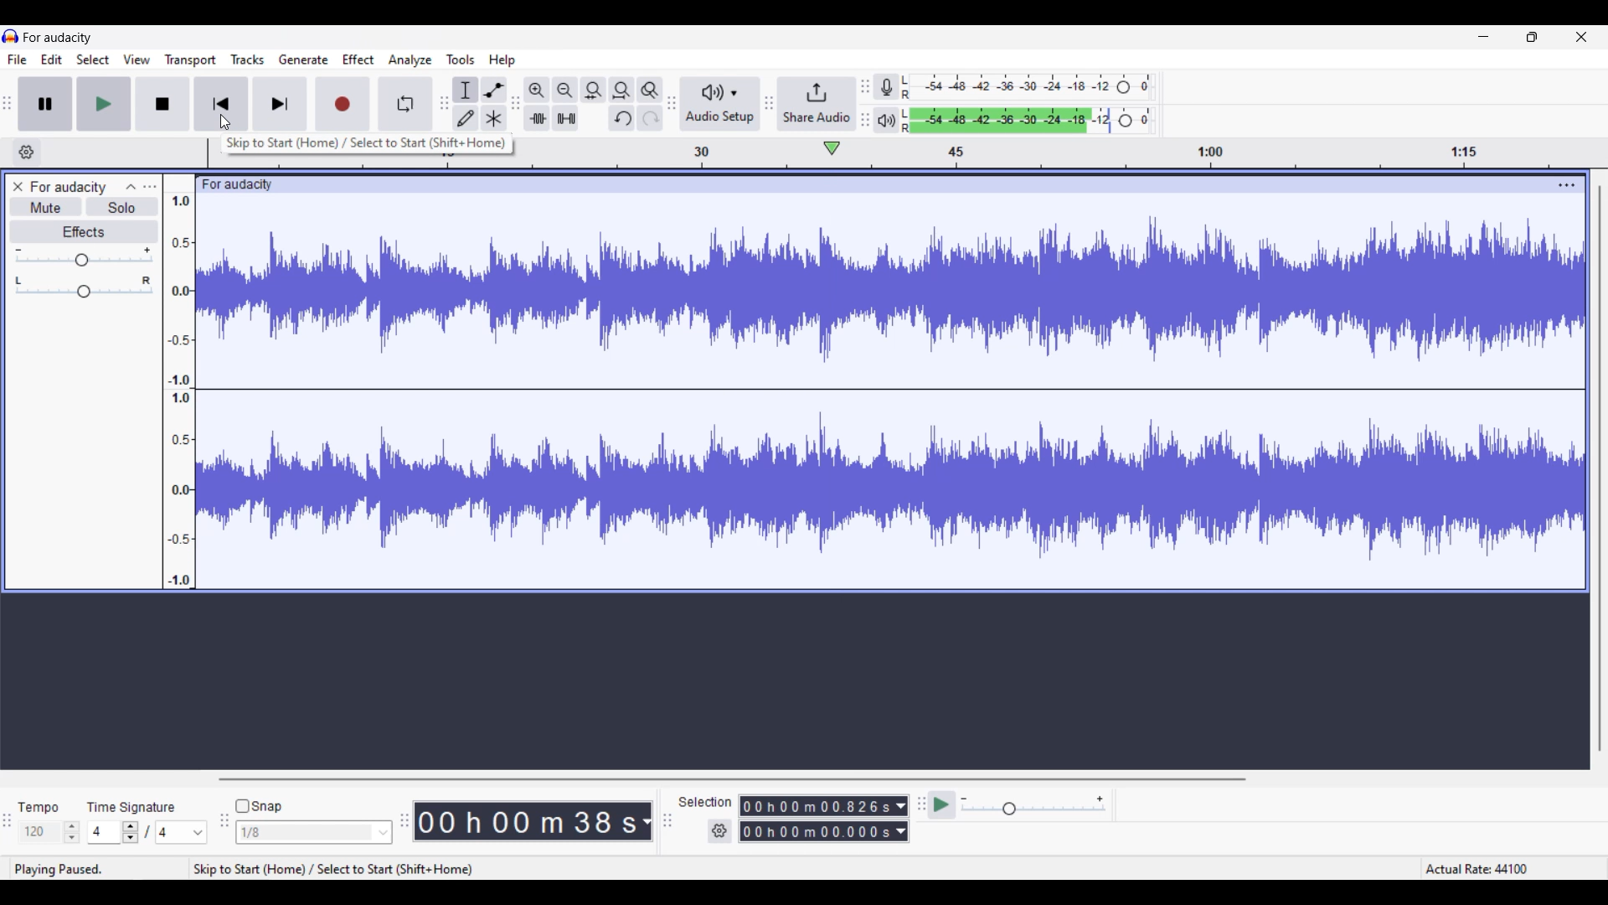 The height and width of the screenshot is (905, 1608). I want to click on Zoom in, so click(537, 90).